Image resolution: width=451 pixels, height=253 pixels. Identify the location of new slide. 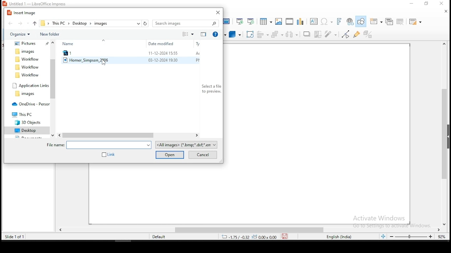
(377, 22).